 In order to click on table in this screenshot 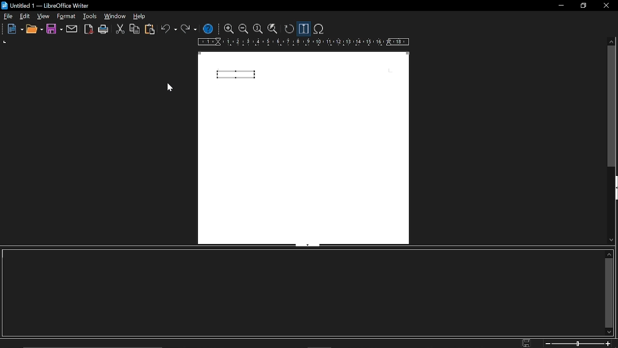, I will do `click(140, 17)`.